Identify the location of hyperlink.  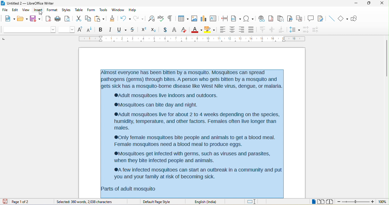
(262, 19).